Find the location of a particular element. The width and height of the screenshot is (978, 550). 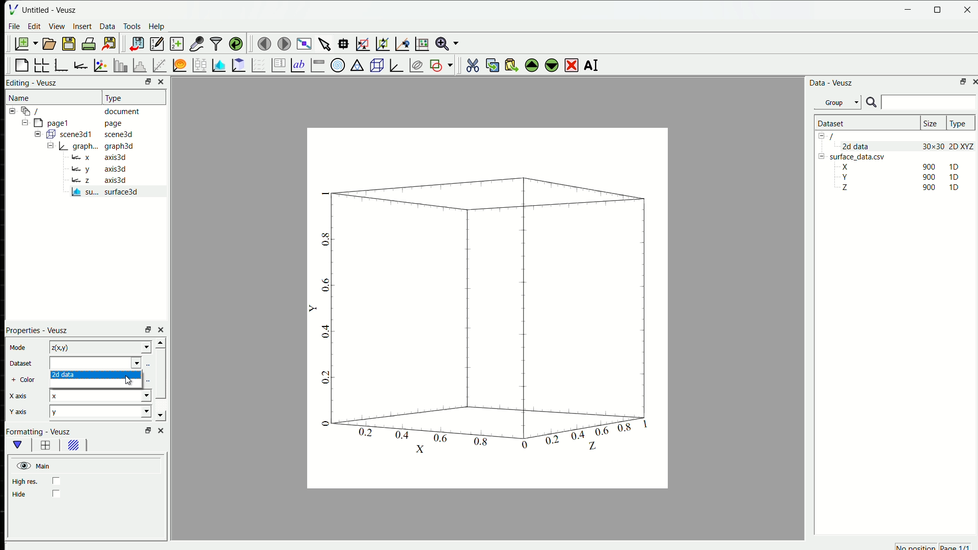

/ is located at coordinates (833, 136).